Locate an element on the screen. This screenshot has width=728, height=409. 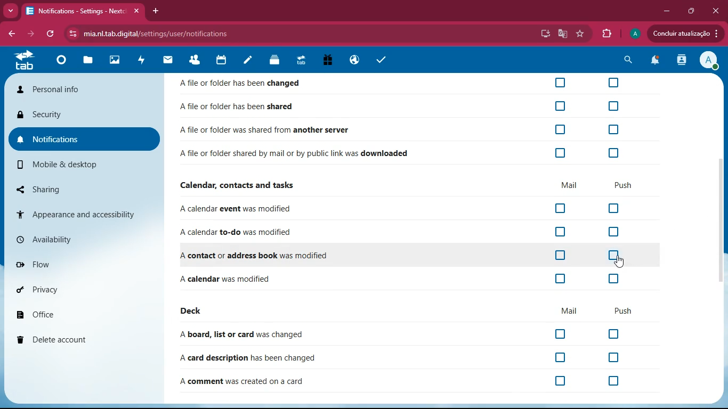
desktop is located at coordinates (543, 34).